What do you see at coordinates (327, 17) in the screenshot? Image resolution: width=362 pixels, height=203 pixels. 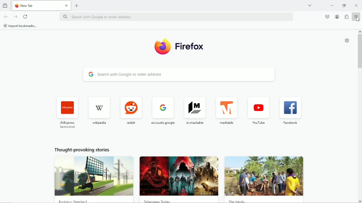 I see `save to pocket` at bounding box center [327, 17].